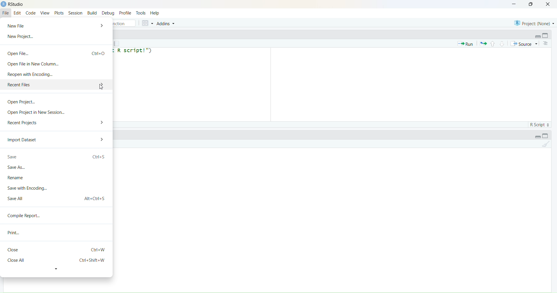  I want to click on Import Dataset, so click(23, 140).